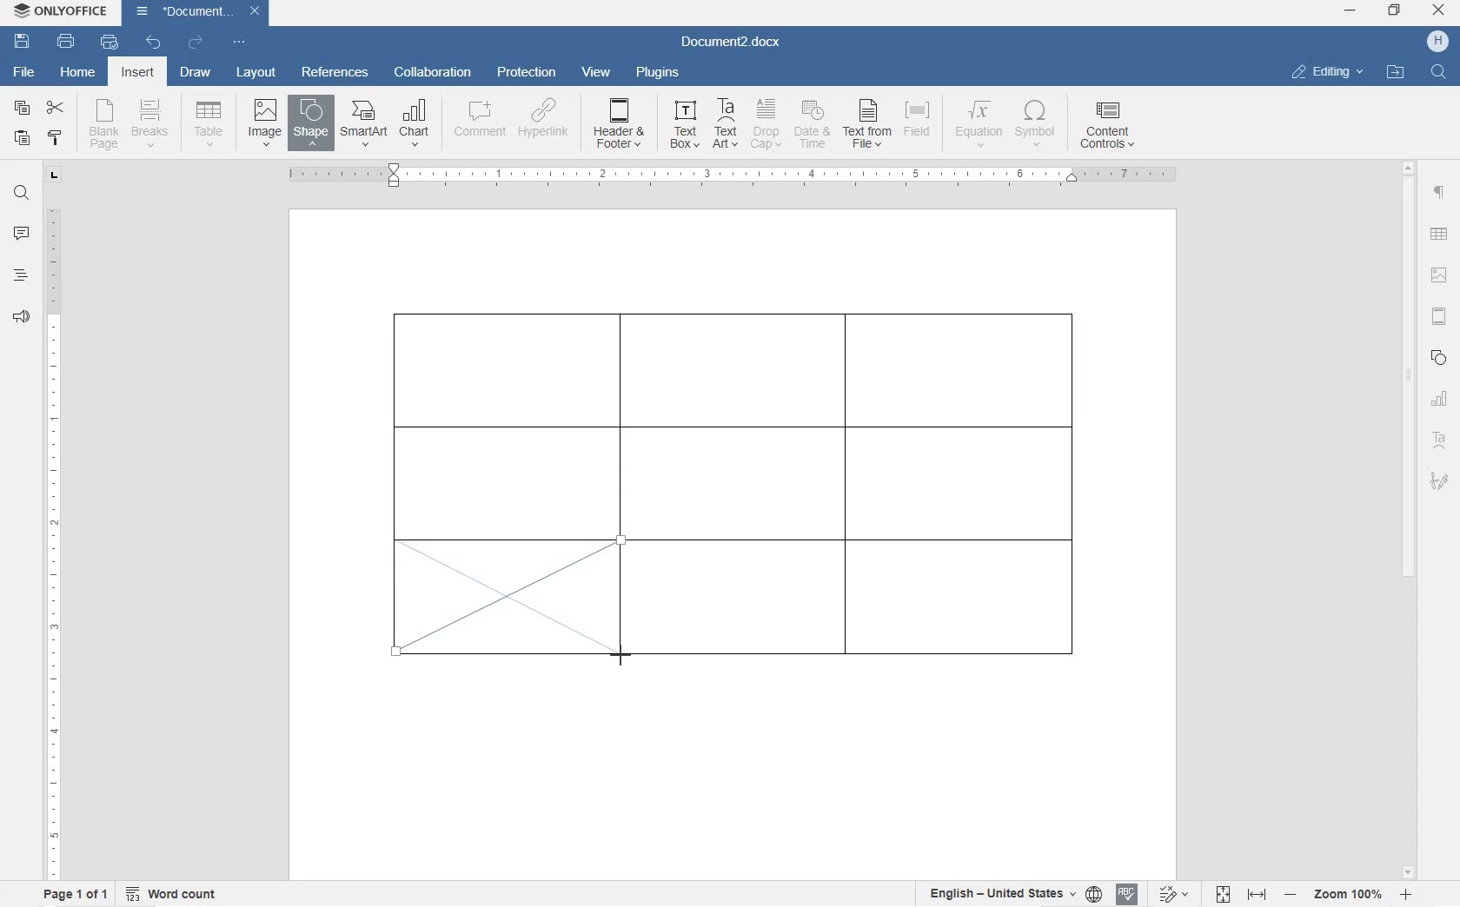  What do you see at coordinates (1409, 519) in the screenshot?
I see `scrollbar` at bounding box center [1409, 519].